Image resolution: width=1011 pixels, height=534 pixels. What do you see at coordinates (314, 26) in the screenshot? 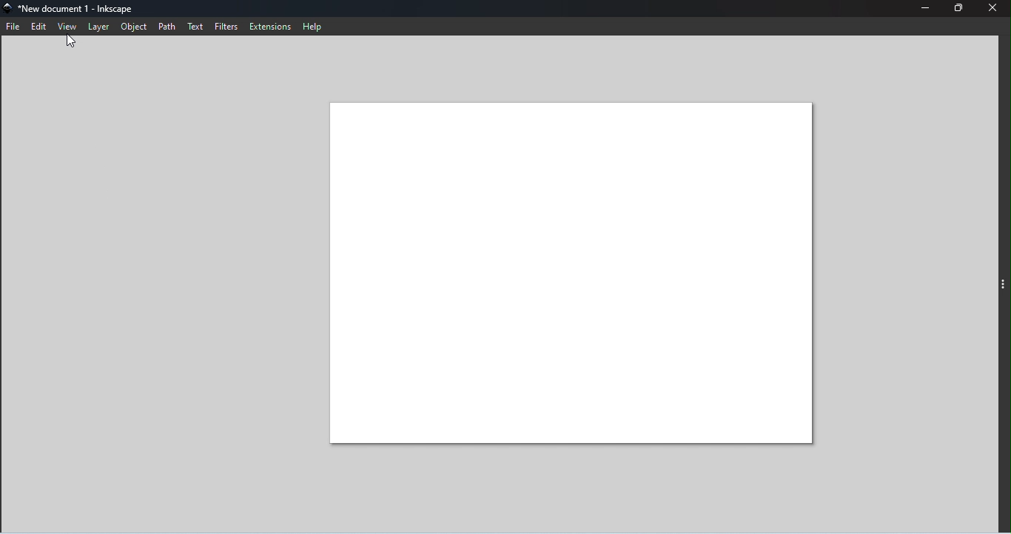
I see `Help` at bounding box center [314, 26].